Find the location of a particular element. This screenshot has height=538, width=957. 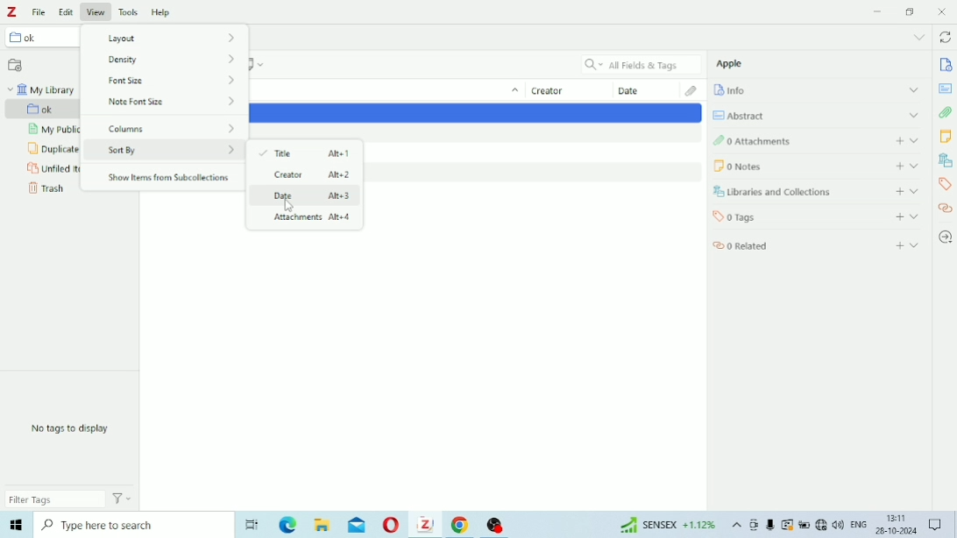

ENG is located at coordinates (858, 526).